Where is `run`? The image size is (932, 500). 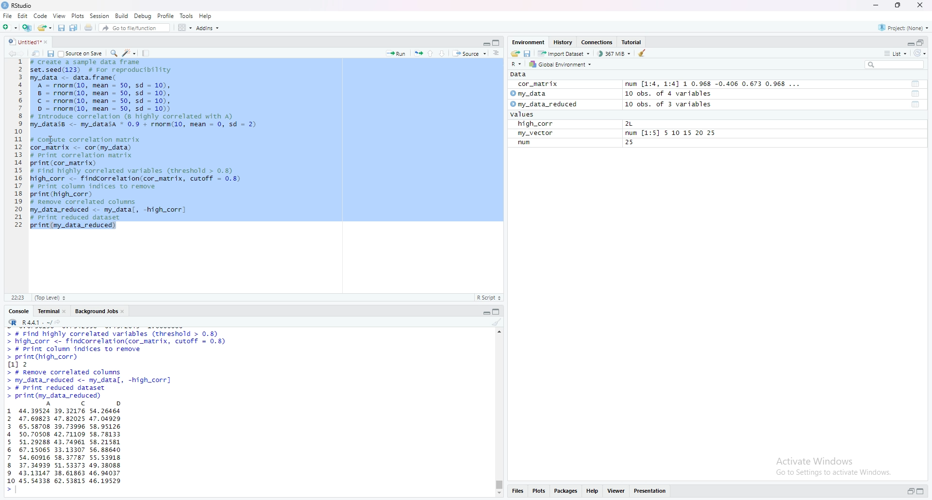 run is located at coordinates (418, 53).